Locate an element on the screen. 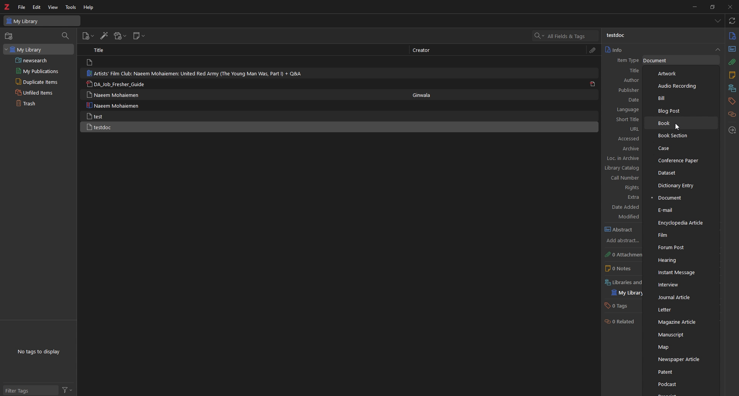 The width and height of the screenshot is (739, 396). Loc. in Archive is located at coordinates (622, 158).